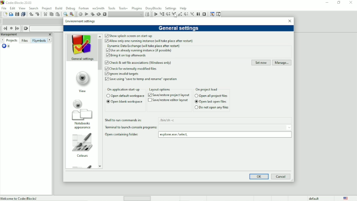 Image resolution: width=357 pixels, height=201 pixels. Describe the element at coordinates (98, 8) in the screenshot. I see `wxSmith` at that location.